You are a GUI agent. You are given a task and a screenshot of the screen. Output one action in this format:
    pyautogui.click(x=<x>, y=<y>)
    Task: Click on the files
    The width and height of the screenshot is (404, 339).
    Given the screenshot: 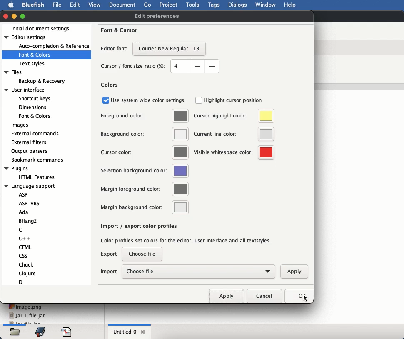 What is the action you would take?
    pyautogui.click(x=35, y=77)
    